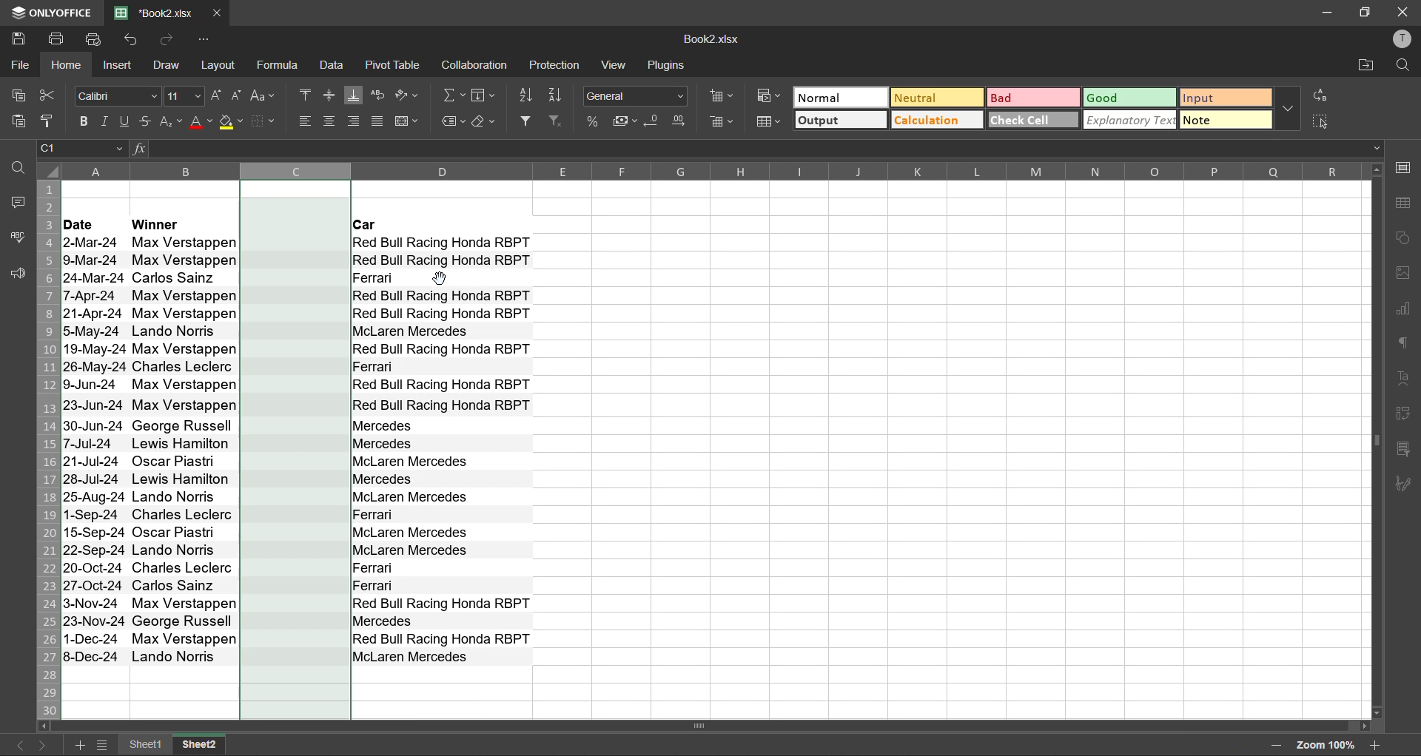  I want to click on row numbers, so click(49, 449).